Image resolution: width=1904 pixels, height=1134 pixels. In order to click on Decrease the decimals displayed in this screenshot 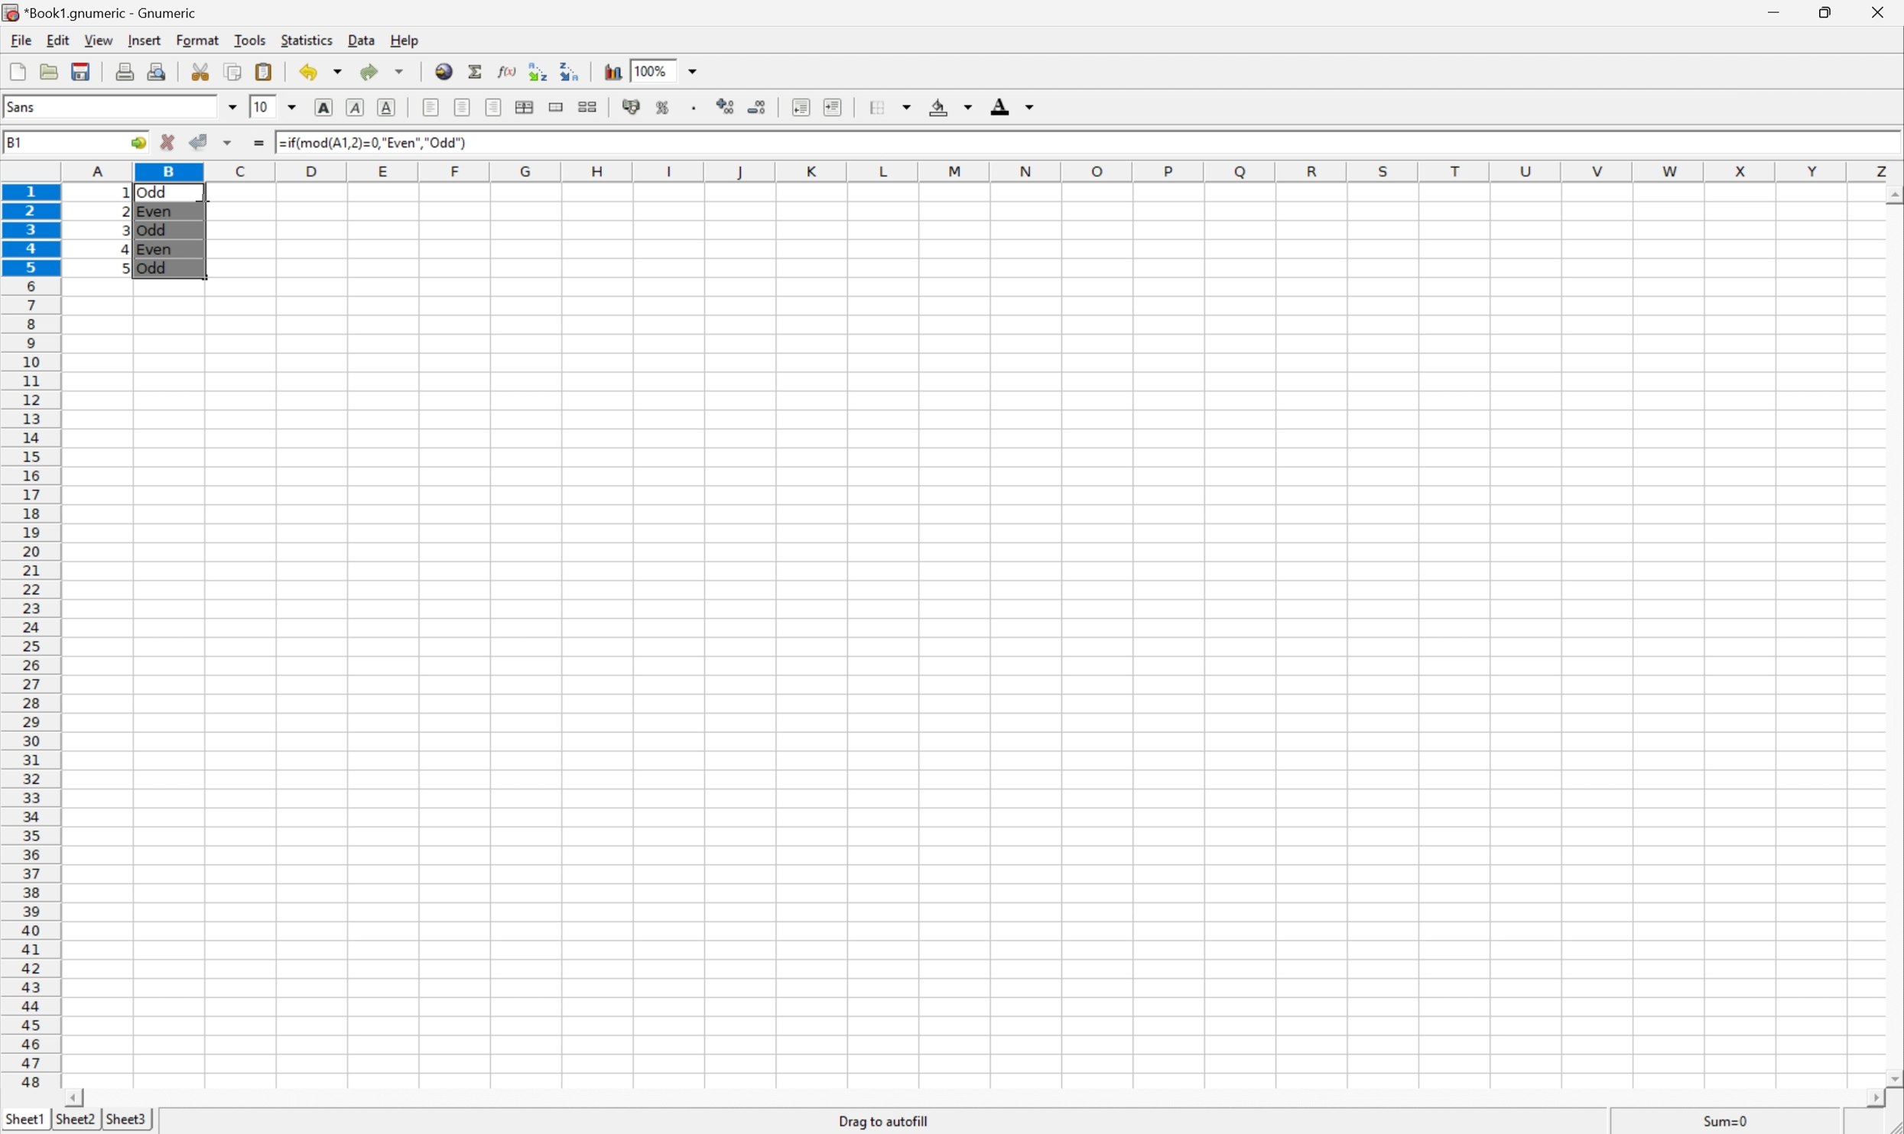, I will do `click(759, 105)`.